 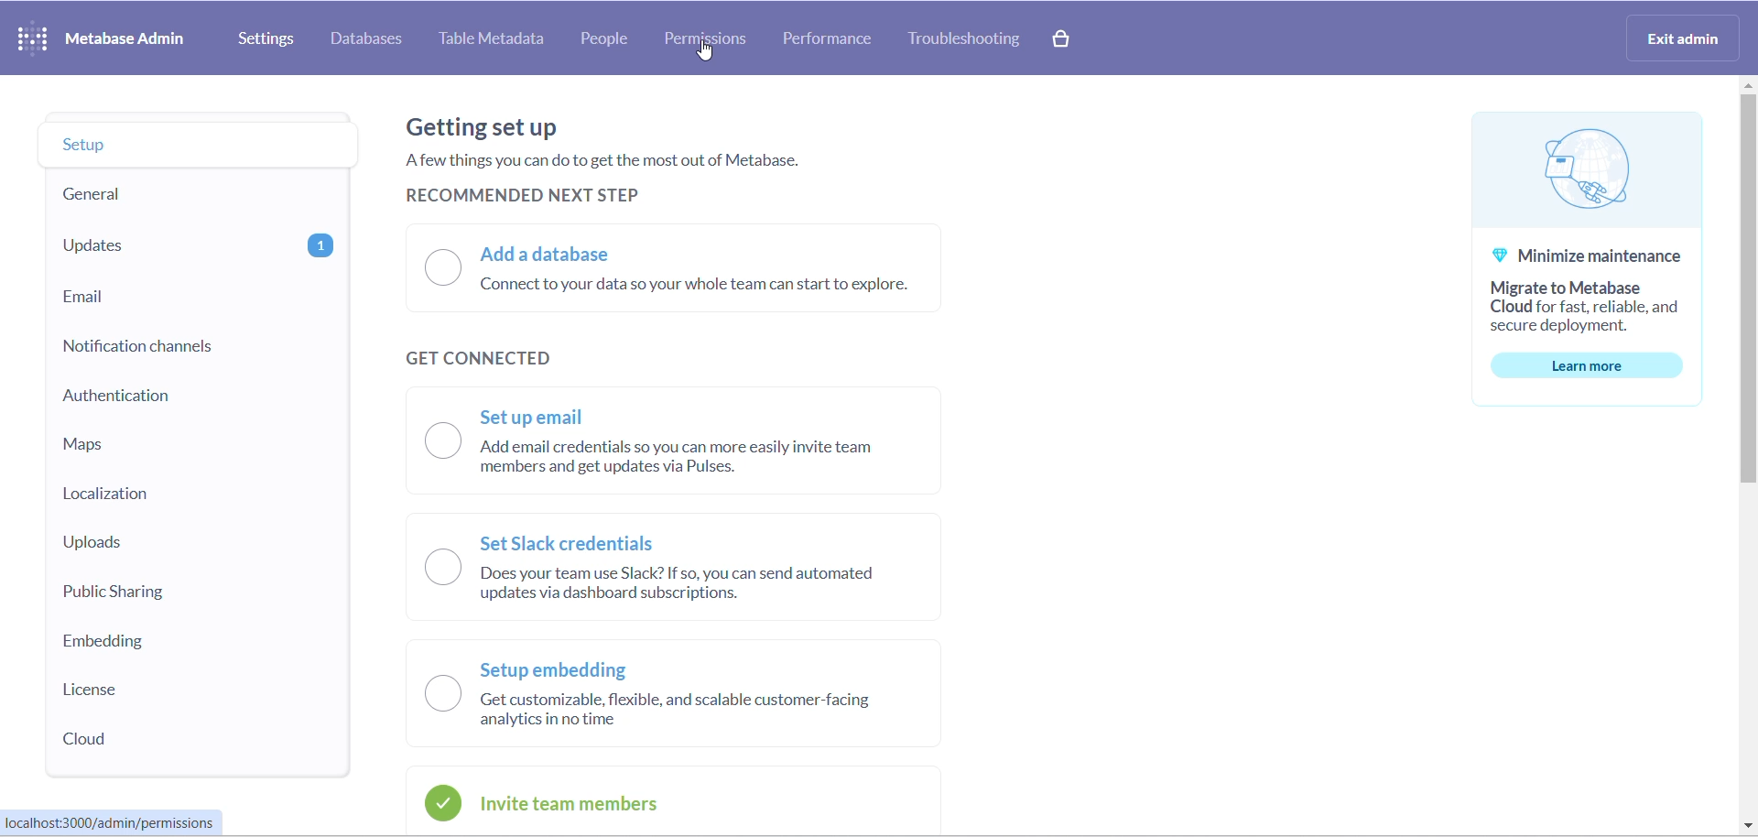 What do you see at coordinates (160, 593) in the screenshot?
I see `public sharing` at bounding box center [160, 593].